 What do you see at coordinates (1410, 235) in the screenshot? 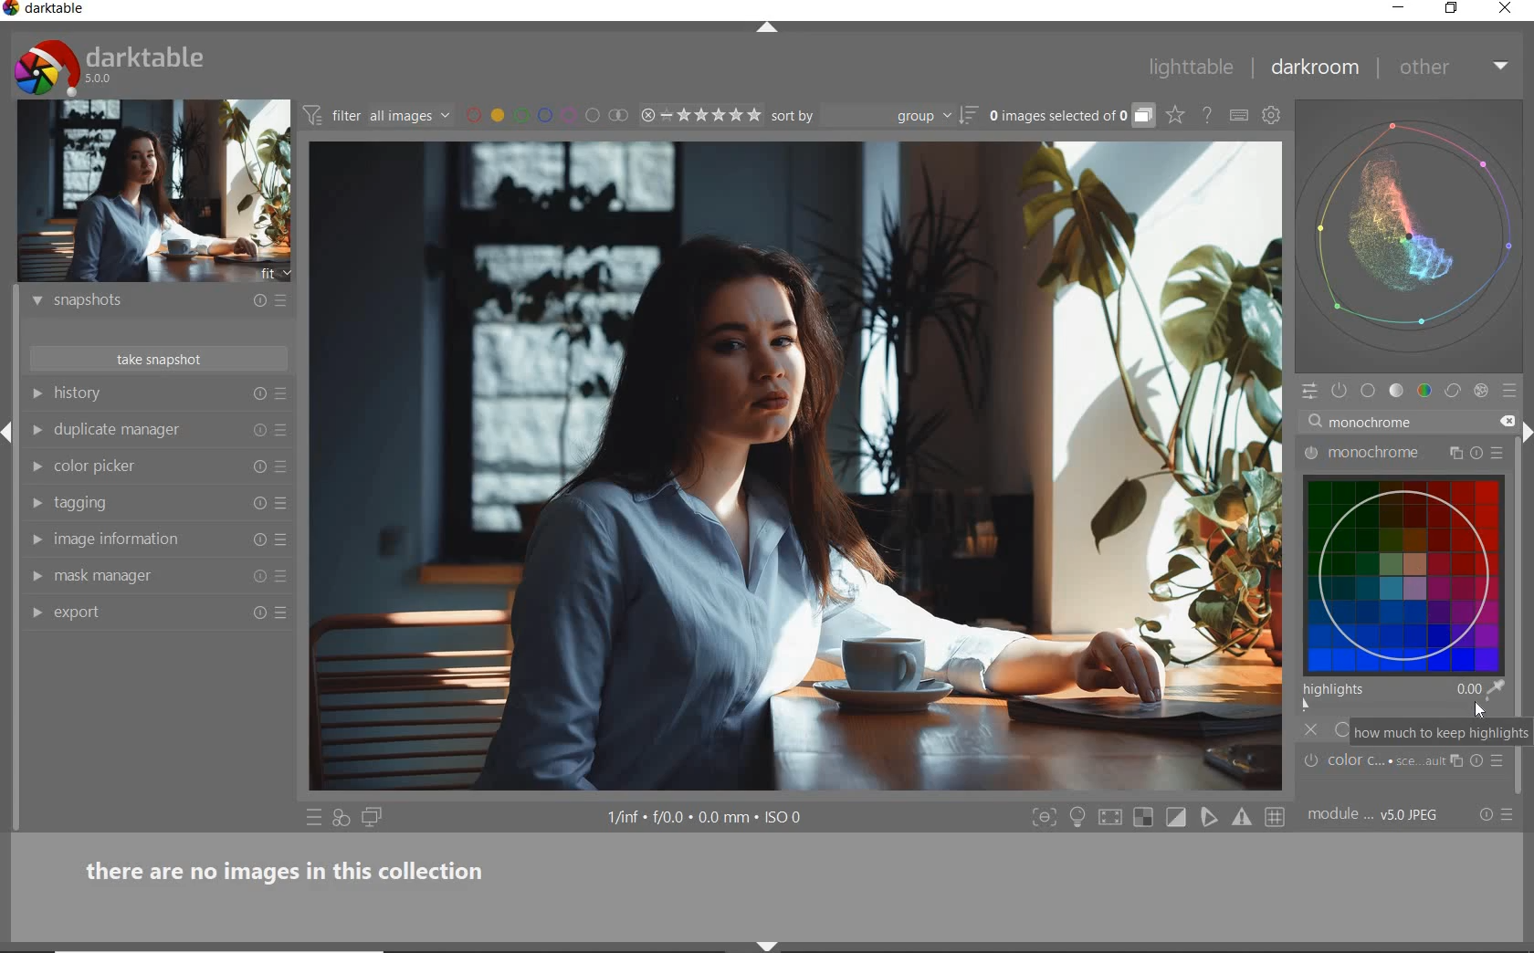
I see `waveform` at bounding box center [1410, 235].